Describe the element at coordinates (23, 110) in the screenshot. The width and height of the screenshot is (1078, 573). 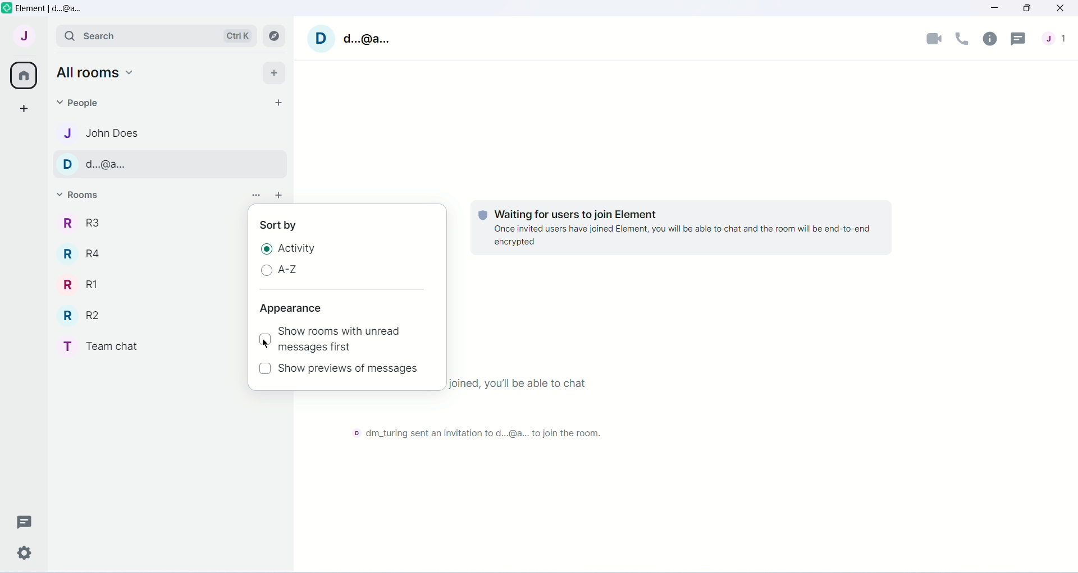
I see `Create a space` at that location.